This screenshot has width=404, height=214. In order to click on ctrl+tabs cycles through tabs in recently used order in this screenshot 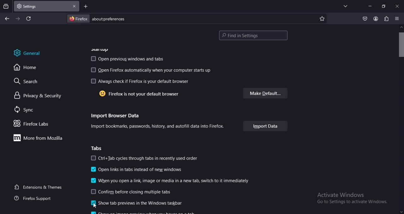, I will do `click(148, 157)`.